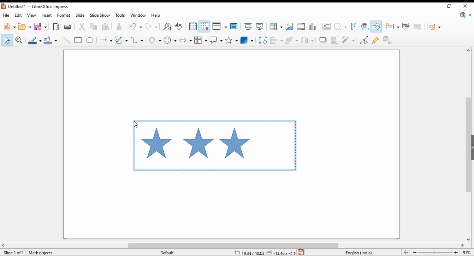  I want to click on zoom in/zoom out slider, so click(435, 252).